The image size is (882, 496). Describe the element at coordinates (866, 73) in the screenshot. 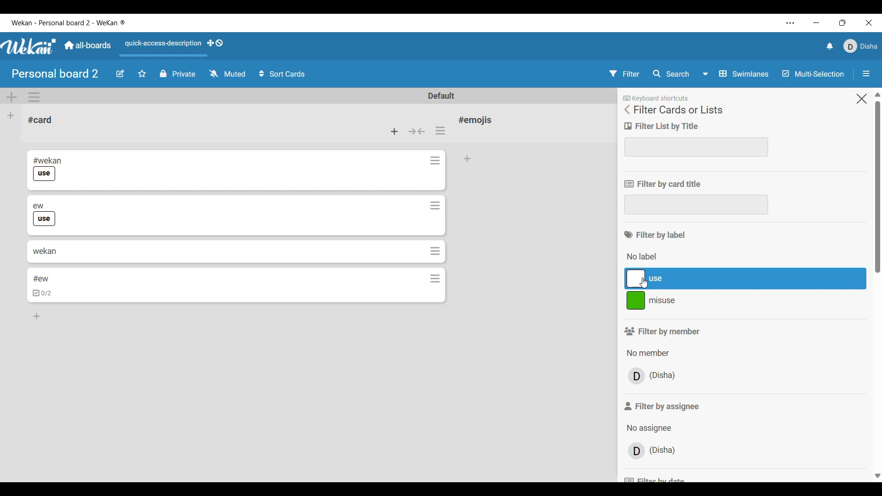

I see `Open/Close sidebar` at that location.